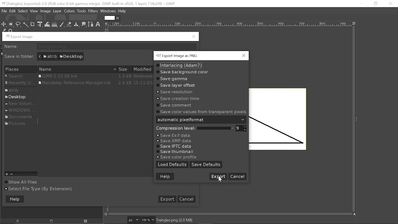 This screenshot has width=398, height=224. Describe the element at coordinates (246, 130) in the screenshot. I see `Decrease compression lavel` at that location.